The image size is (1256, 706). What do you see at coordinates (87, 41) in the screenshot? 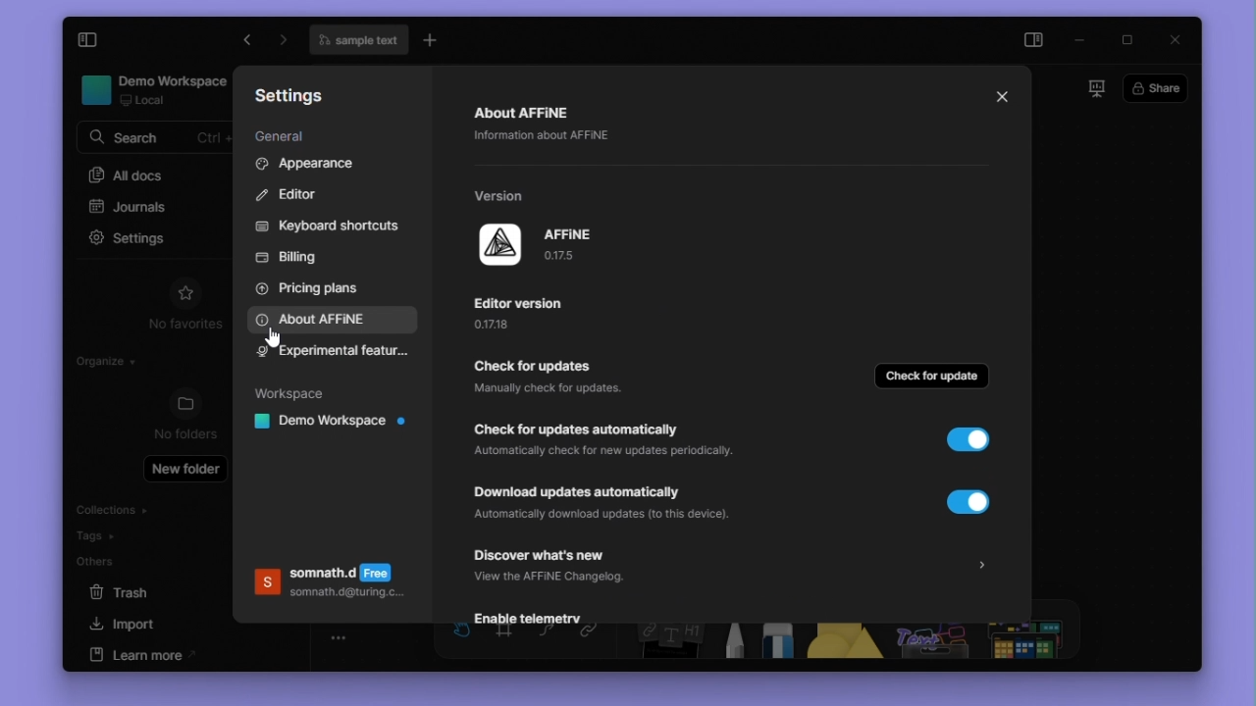
I see `Expand sodebar` at bounding box center [87, 41].